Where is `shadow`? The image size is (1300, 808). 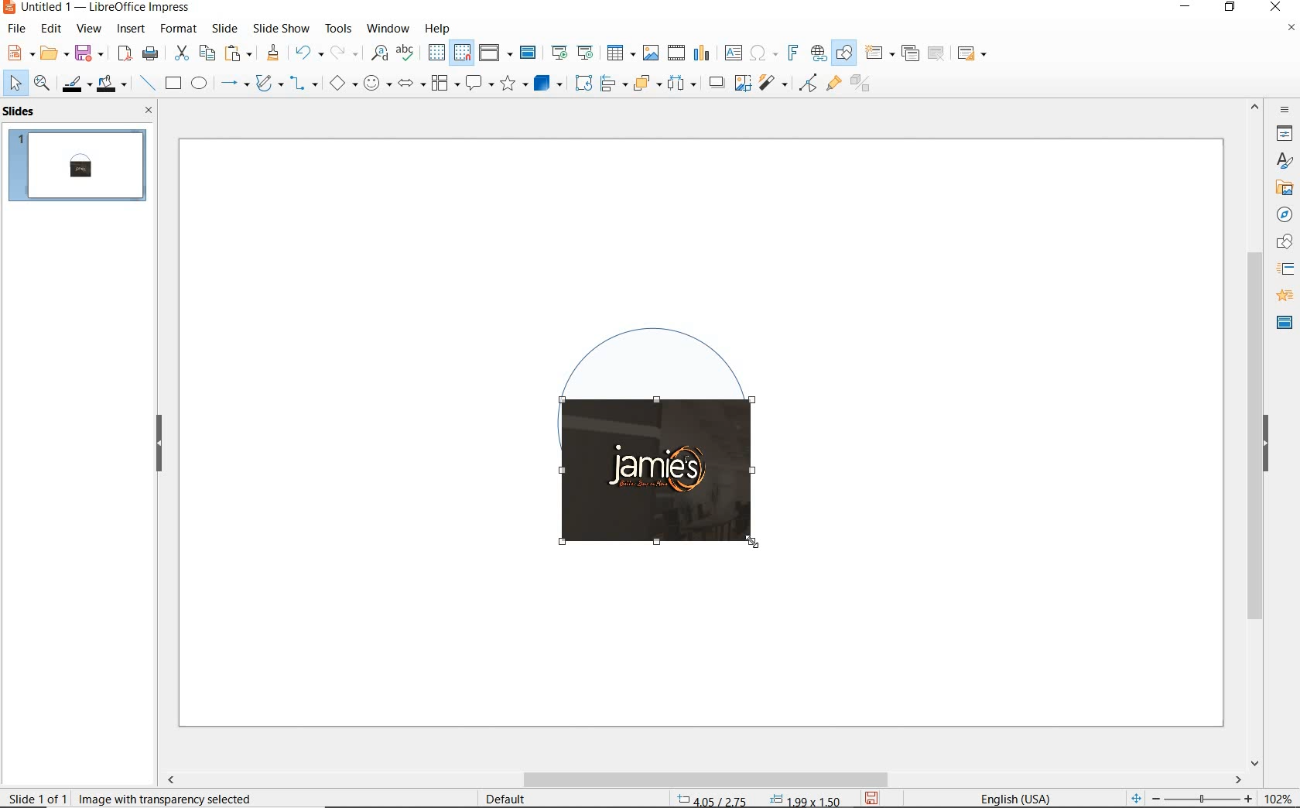 shadow is located at coordinates (716, 81).